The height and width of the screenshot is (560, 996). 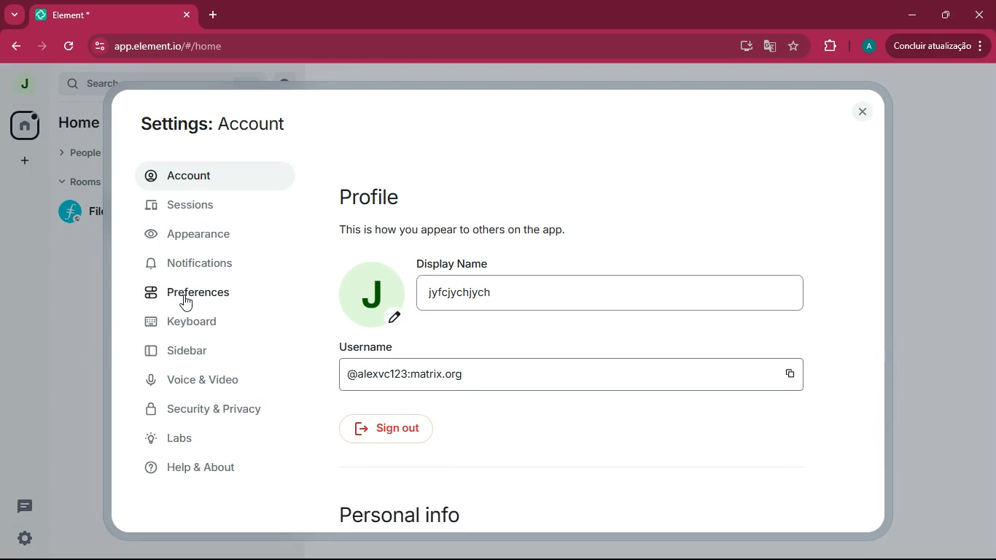 What do you see at coordinates (454, 264) in the screenshot?
I see `display name` at bounding box center [454, 264].